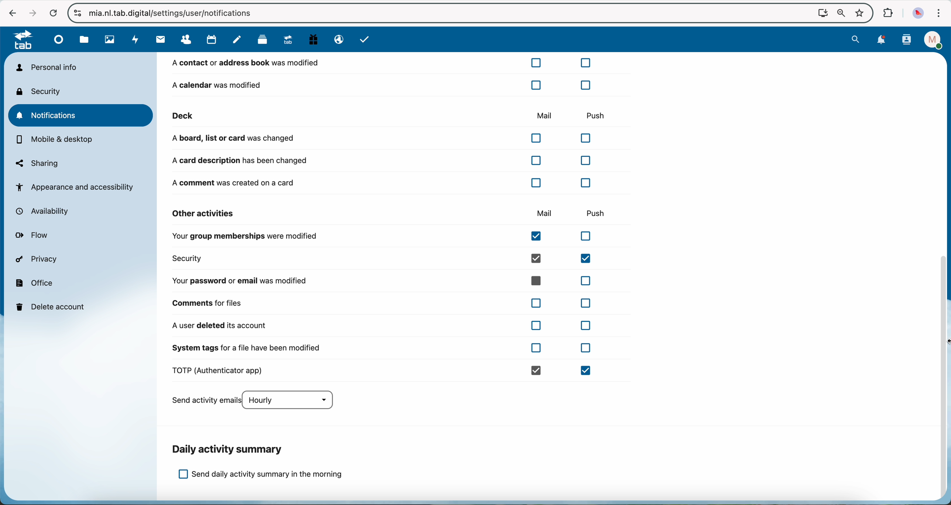 This screenshot has height=505, width=951. What do you see at coordinates (385, 281) in the screenshot?
I see `your password or email was modified` at bounding box center [385, 281].